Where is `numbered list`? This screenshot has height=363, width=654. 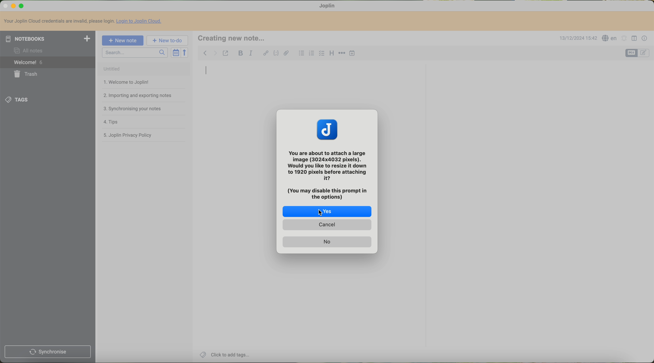 numbered list is located at coordinates (312, 54).